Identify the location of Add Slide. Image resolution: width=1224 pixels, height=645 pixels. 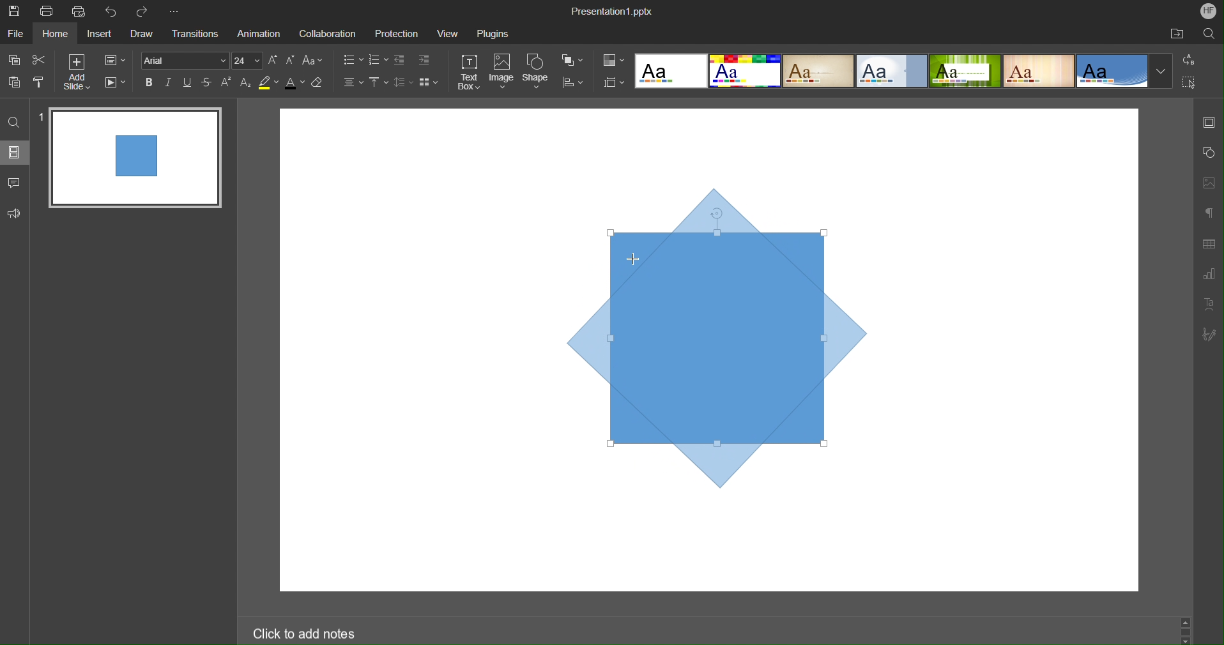
(75, 72).